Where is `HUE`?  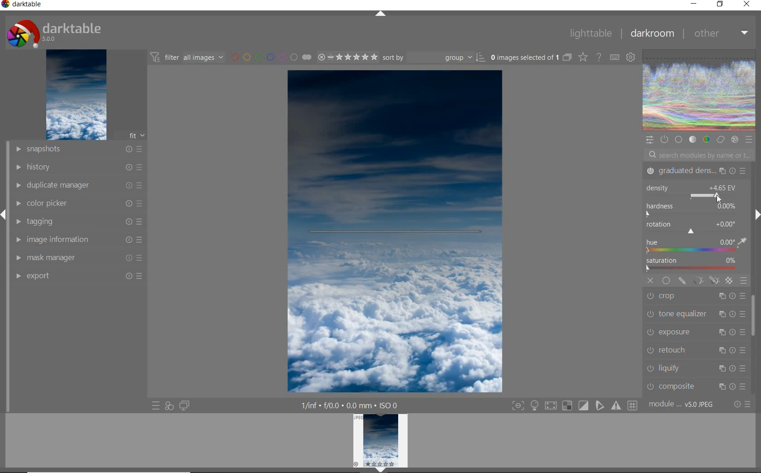
HUE is located at coordinates (696, 246).